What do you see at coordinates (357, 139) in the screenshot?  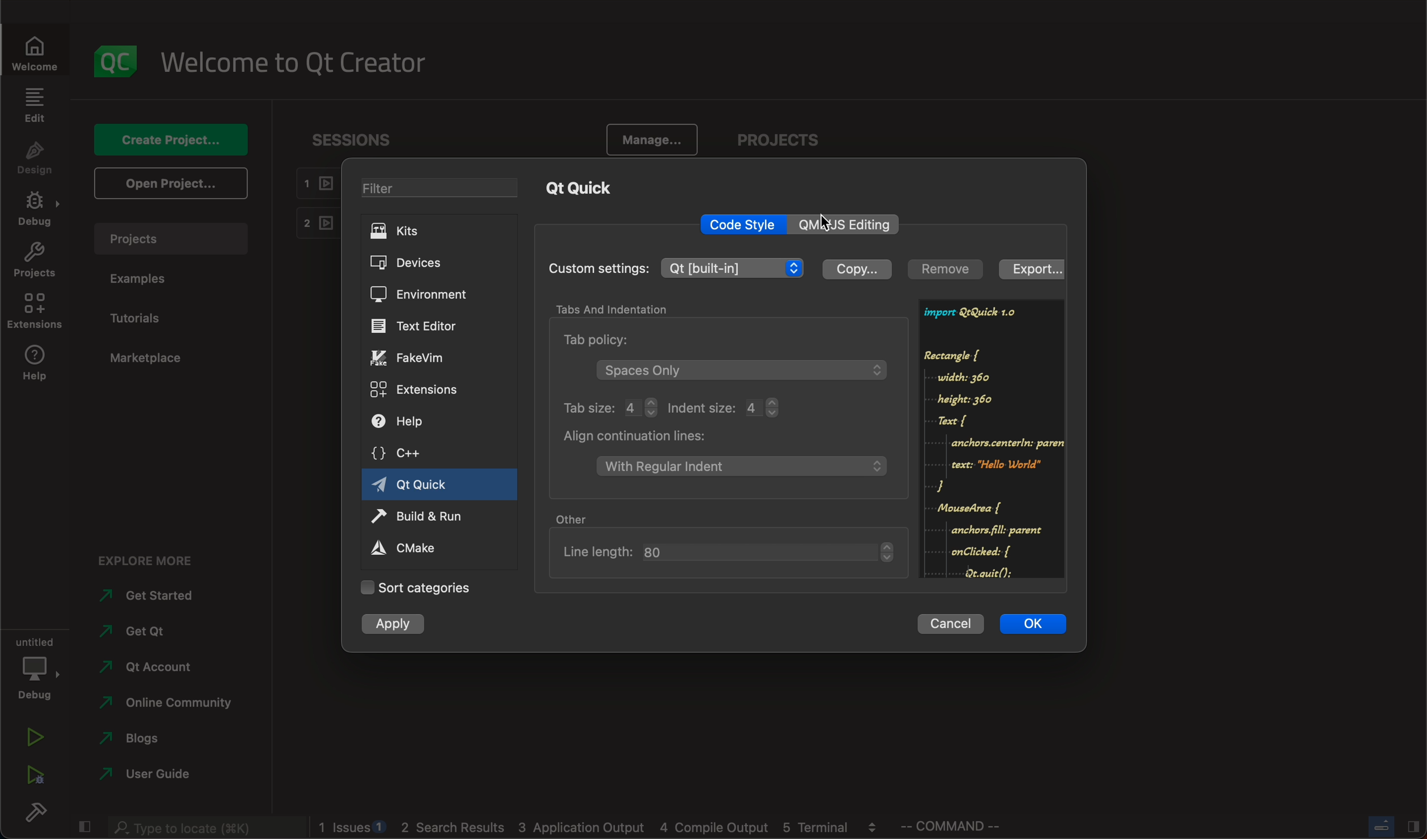 I see `sessions` at bounding box center [357, 139].